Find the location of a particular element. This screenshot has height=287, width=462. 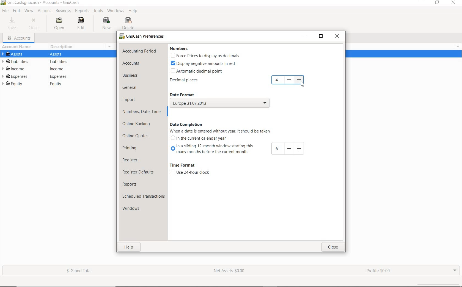

VIEW is located at coordinates (29, 11).